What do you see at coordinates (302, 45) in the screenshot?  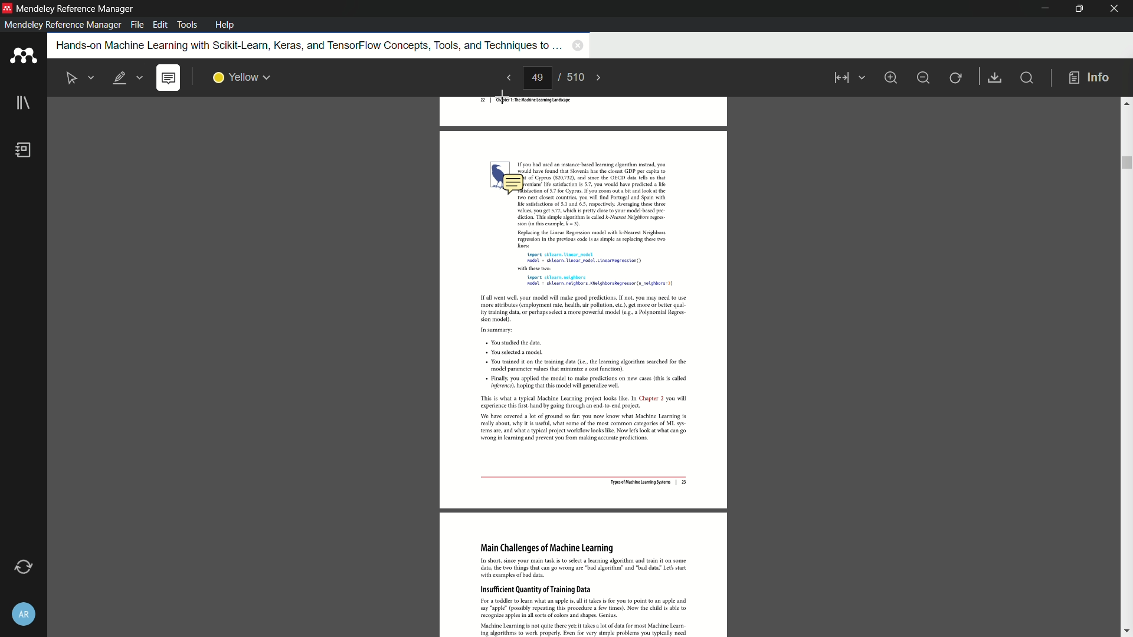 I see `Hands-on Machine Learning Scikit-Learn, Kreas, and TensorFlow Concepts, Tools, and Techniques to...` at bounding box center [302, 45].